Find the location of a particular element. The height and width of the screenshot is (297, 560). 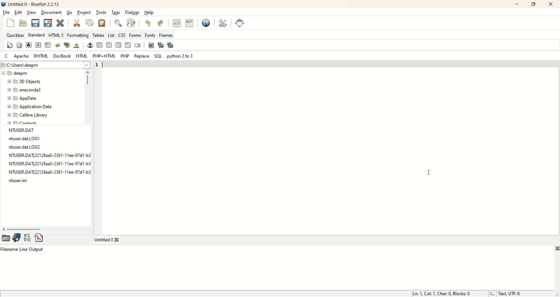

Standard is located at coordinates (37, 35).